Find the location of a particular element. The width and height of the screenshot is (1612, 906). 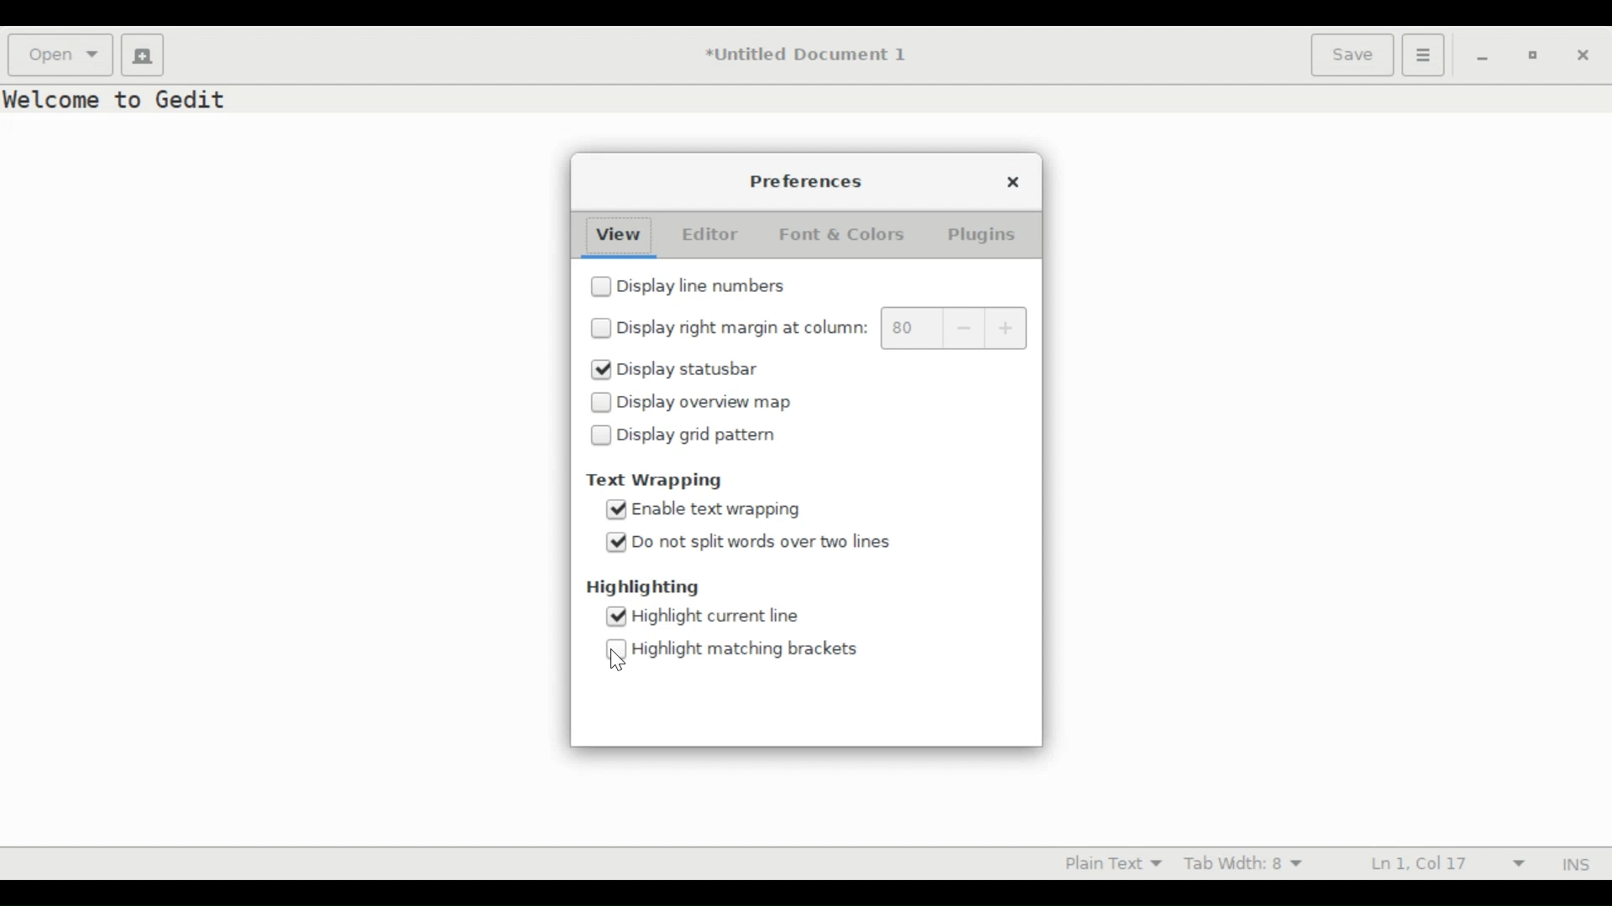

INS is located at coordinates (1571, 864).